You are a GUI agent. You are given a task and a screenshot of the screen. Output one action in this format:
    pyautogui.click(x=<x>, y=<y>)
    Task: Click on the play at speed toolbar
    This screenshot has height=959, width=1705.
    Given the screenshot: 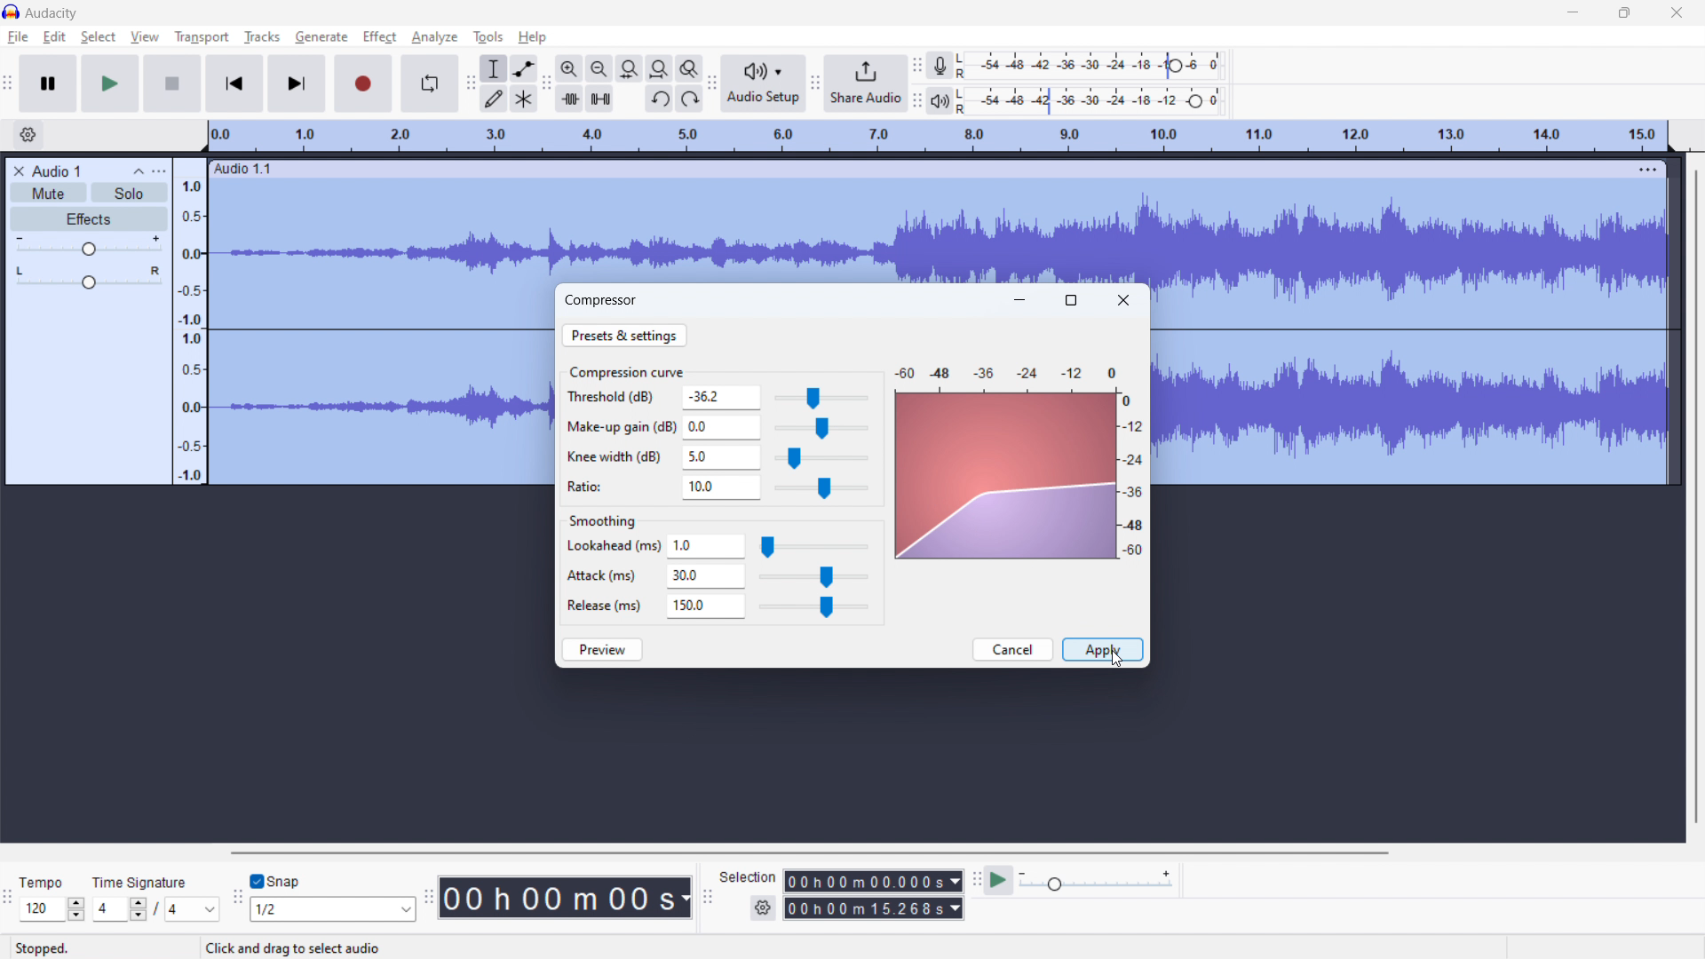 What is the action you would take?
    pyautogui.click(x=975, y=880)
    